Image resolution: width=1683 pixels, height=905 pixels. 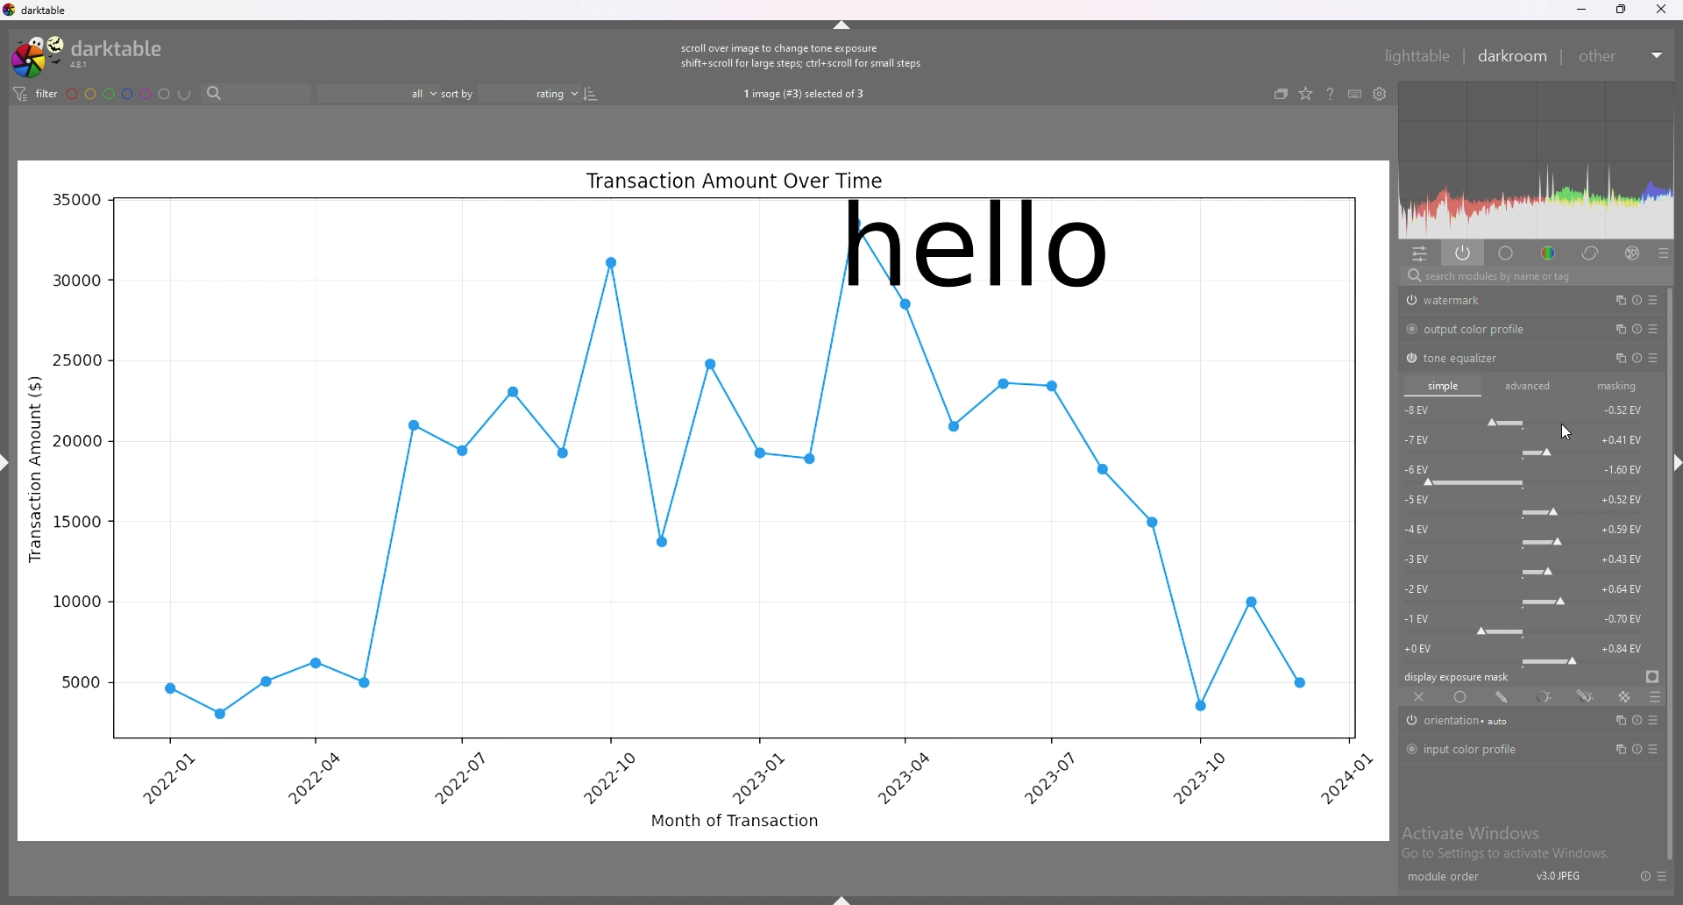 I want to click on raster mask, so click(x=1622, y=696).